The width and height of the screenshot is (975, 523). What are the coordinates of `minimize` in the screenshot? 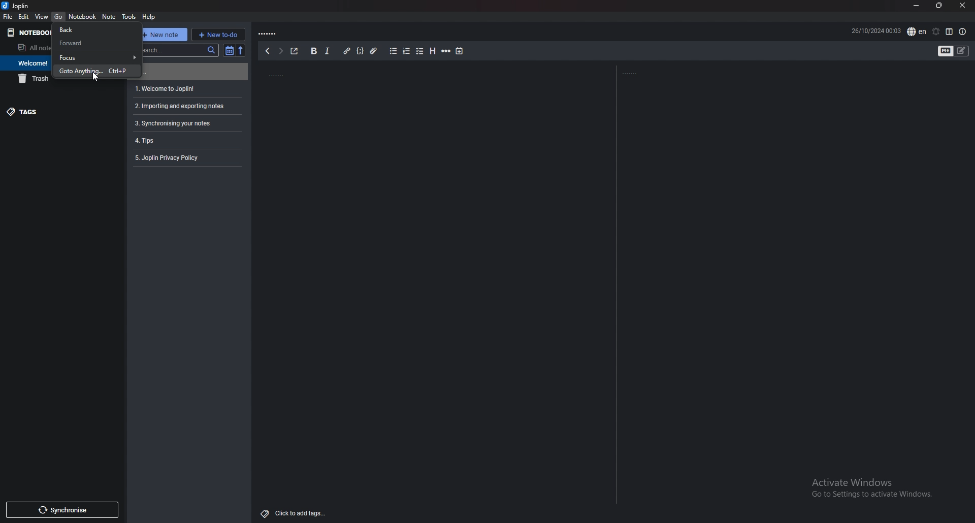 It's located at (917, 6).